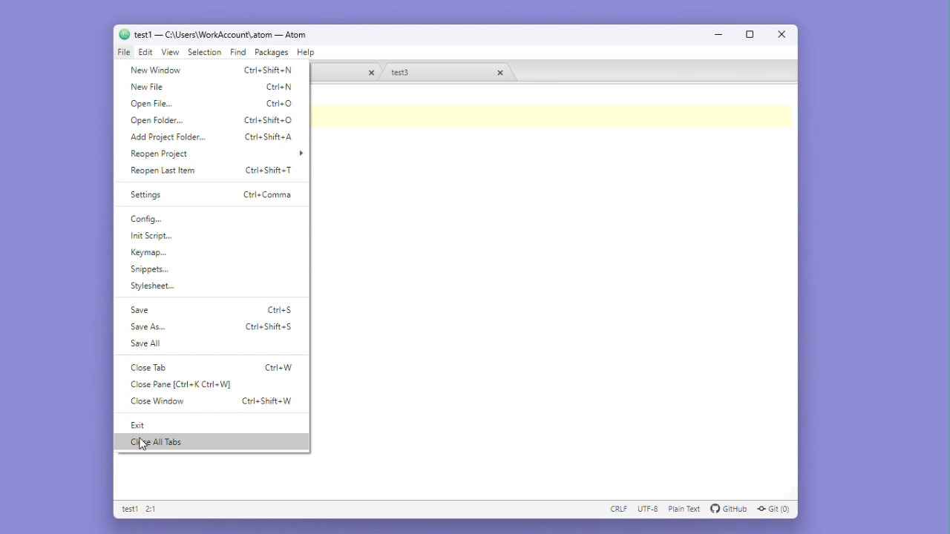  Describe the element at coordinates (271, 138) in the screenshot. I see `ctrl+shift+a` at that location.